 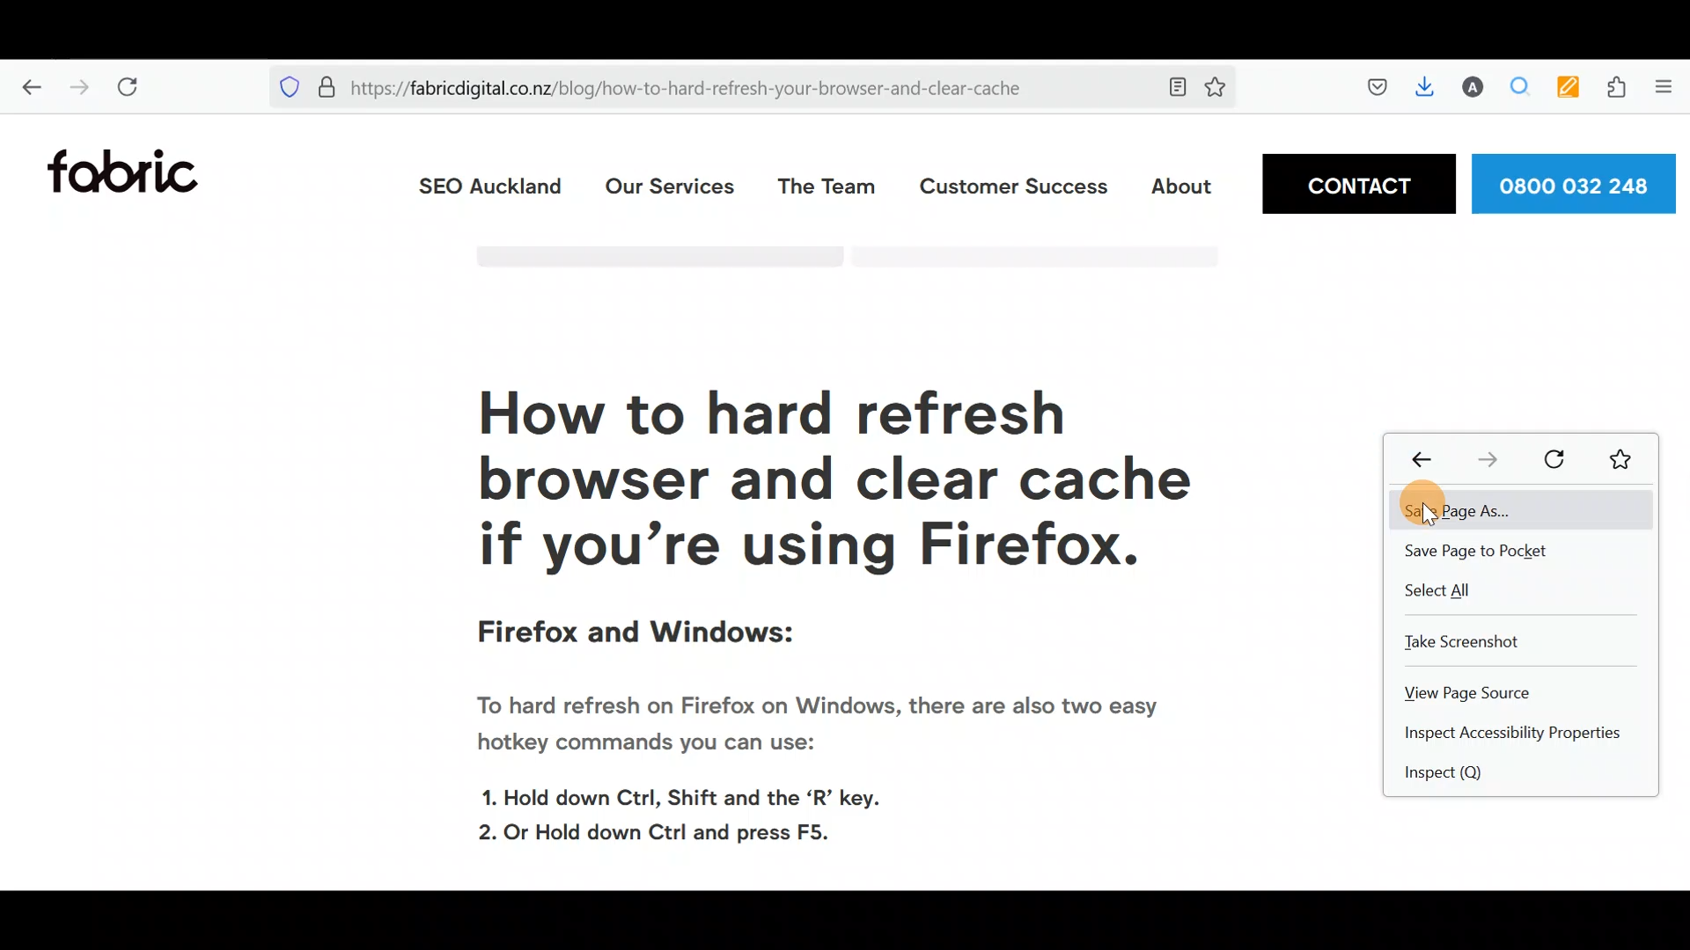 I want to click on Downloads, so click(x=1430, y=88).